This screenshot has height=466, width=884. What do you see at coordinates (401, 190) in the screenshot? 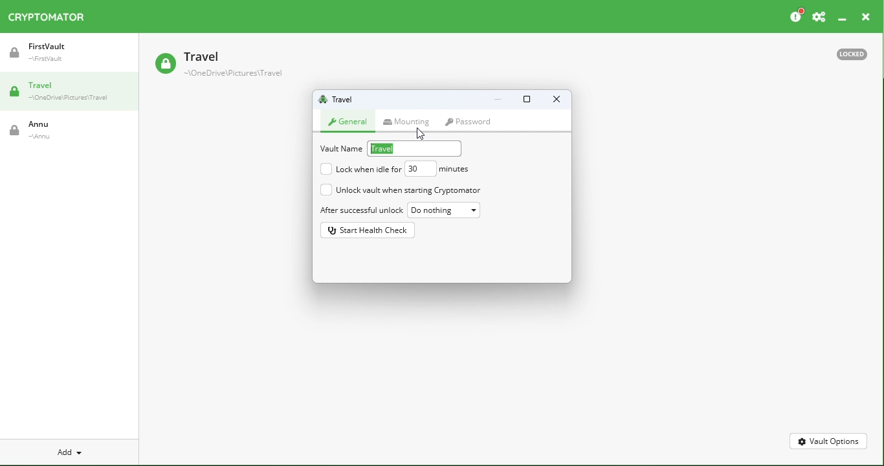
I see `Unlock vault when starting Cryptomator` at bounding box center [401, 190].